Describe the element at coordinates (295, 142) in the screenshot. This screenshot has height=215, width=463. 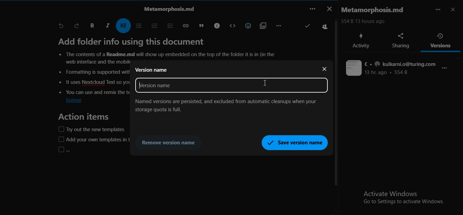
I see `save version name` at that location.